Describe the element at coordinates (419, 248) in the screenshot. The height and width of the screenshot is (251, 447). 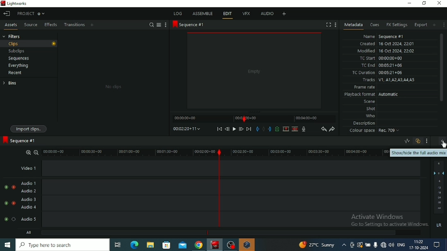
I see `Date` at that location.